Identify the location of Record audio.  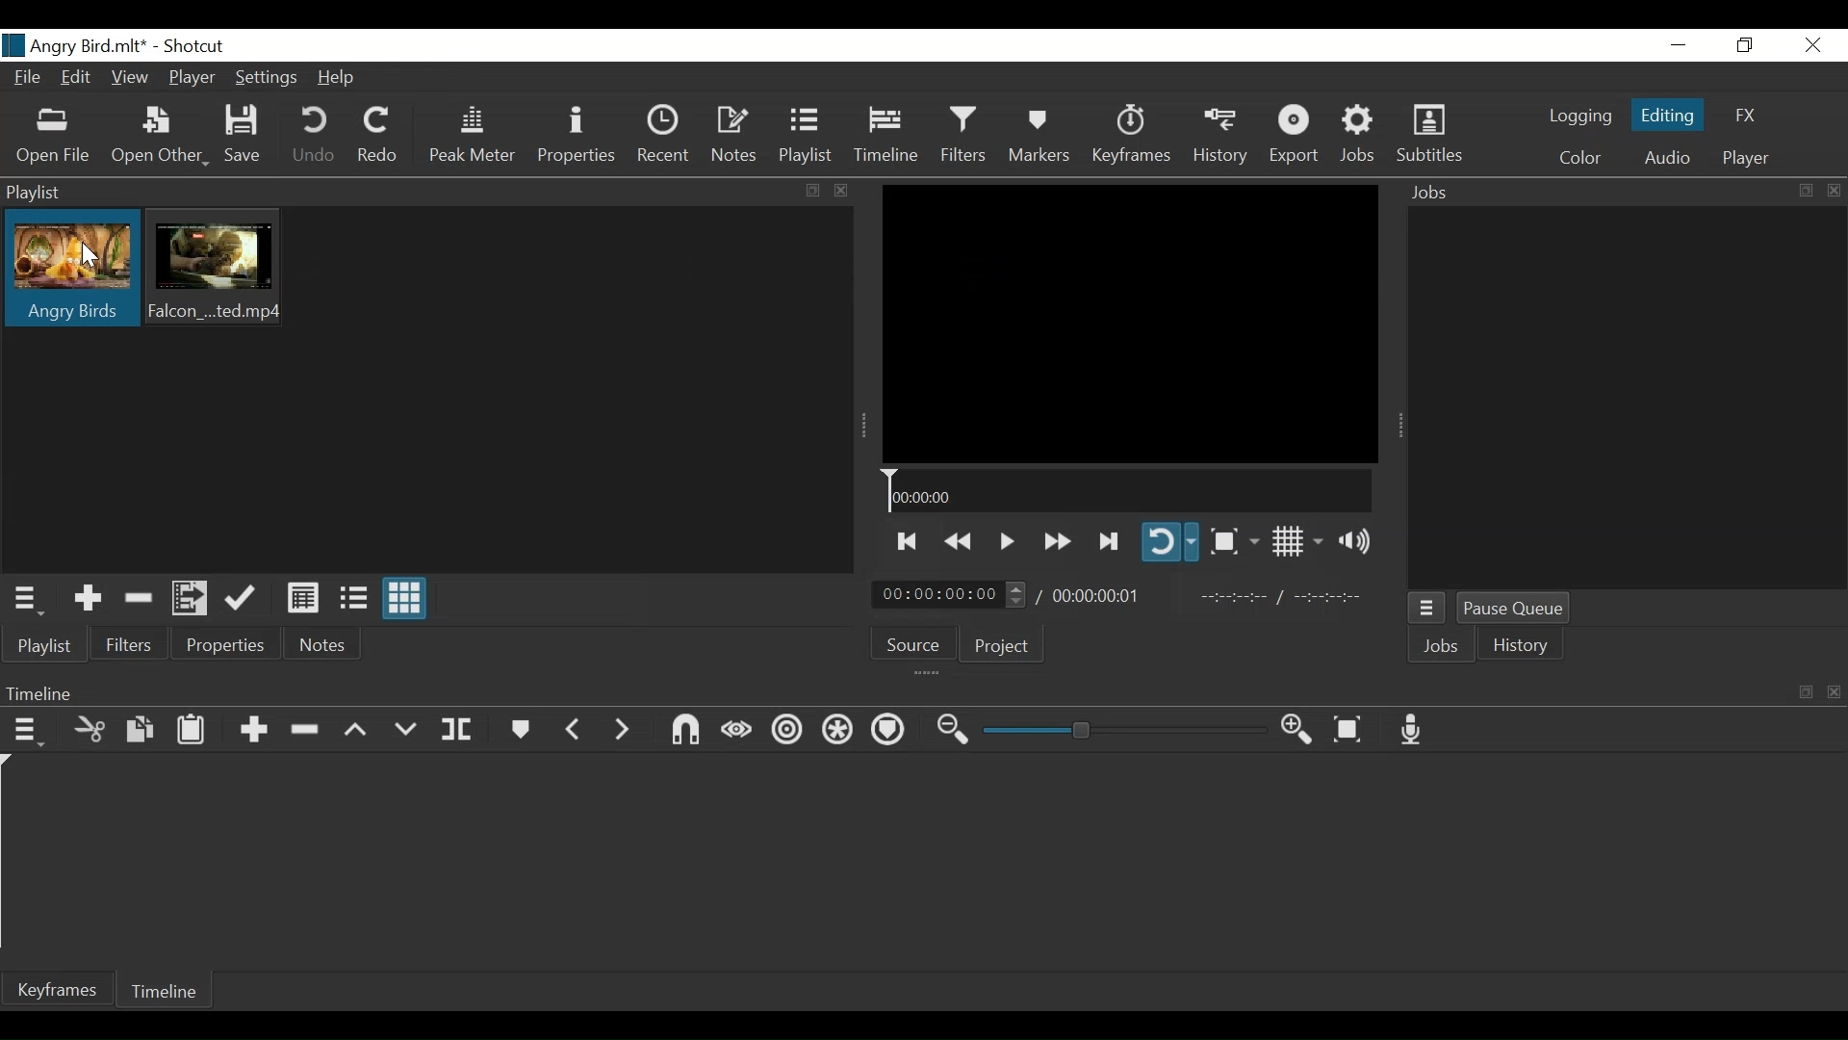
(1412, 732).